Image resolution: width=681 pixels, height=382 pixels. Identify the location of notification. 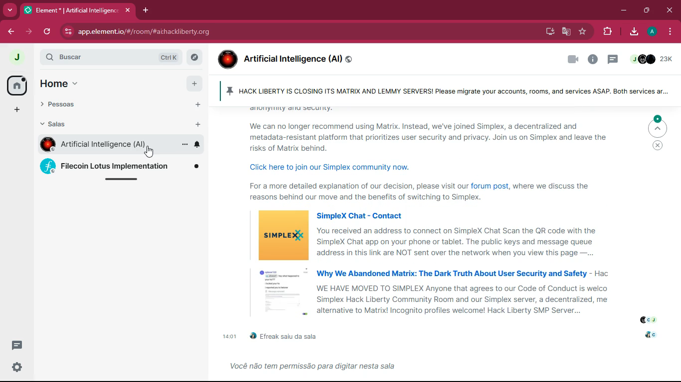
(197, 145).